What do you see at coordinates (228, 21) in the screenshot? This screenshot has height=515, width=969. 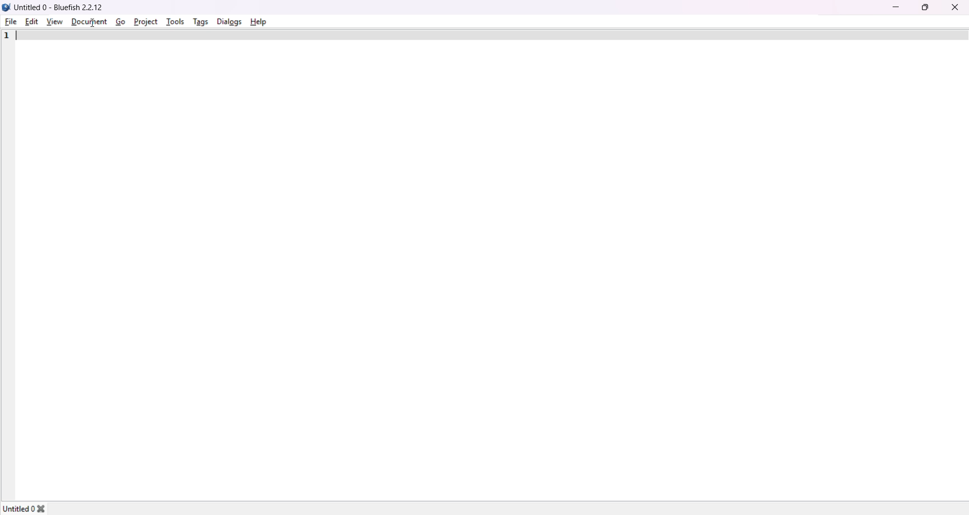 I see `dialog` at bounding box center [228, 21].